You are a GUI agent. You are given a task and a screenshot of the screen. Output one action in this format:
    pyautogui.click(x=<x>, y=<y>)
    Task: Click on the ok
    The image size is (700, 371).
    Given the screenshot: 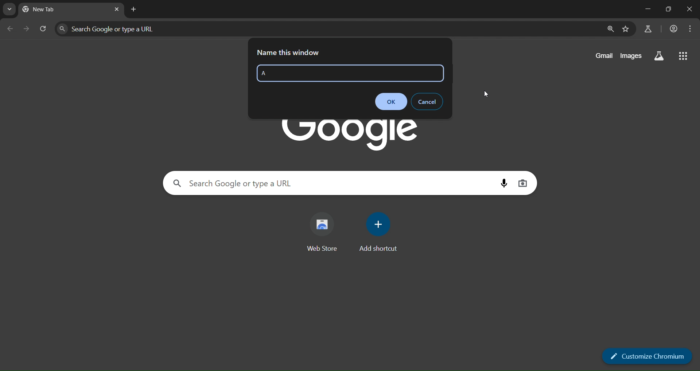 What is the action you would take?
    pyautogui.click(x=391, y=101)
    